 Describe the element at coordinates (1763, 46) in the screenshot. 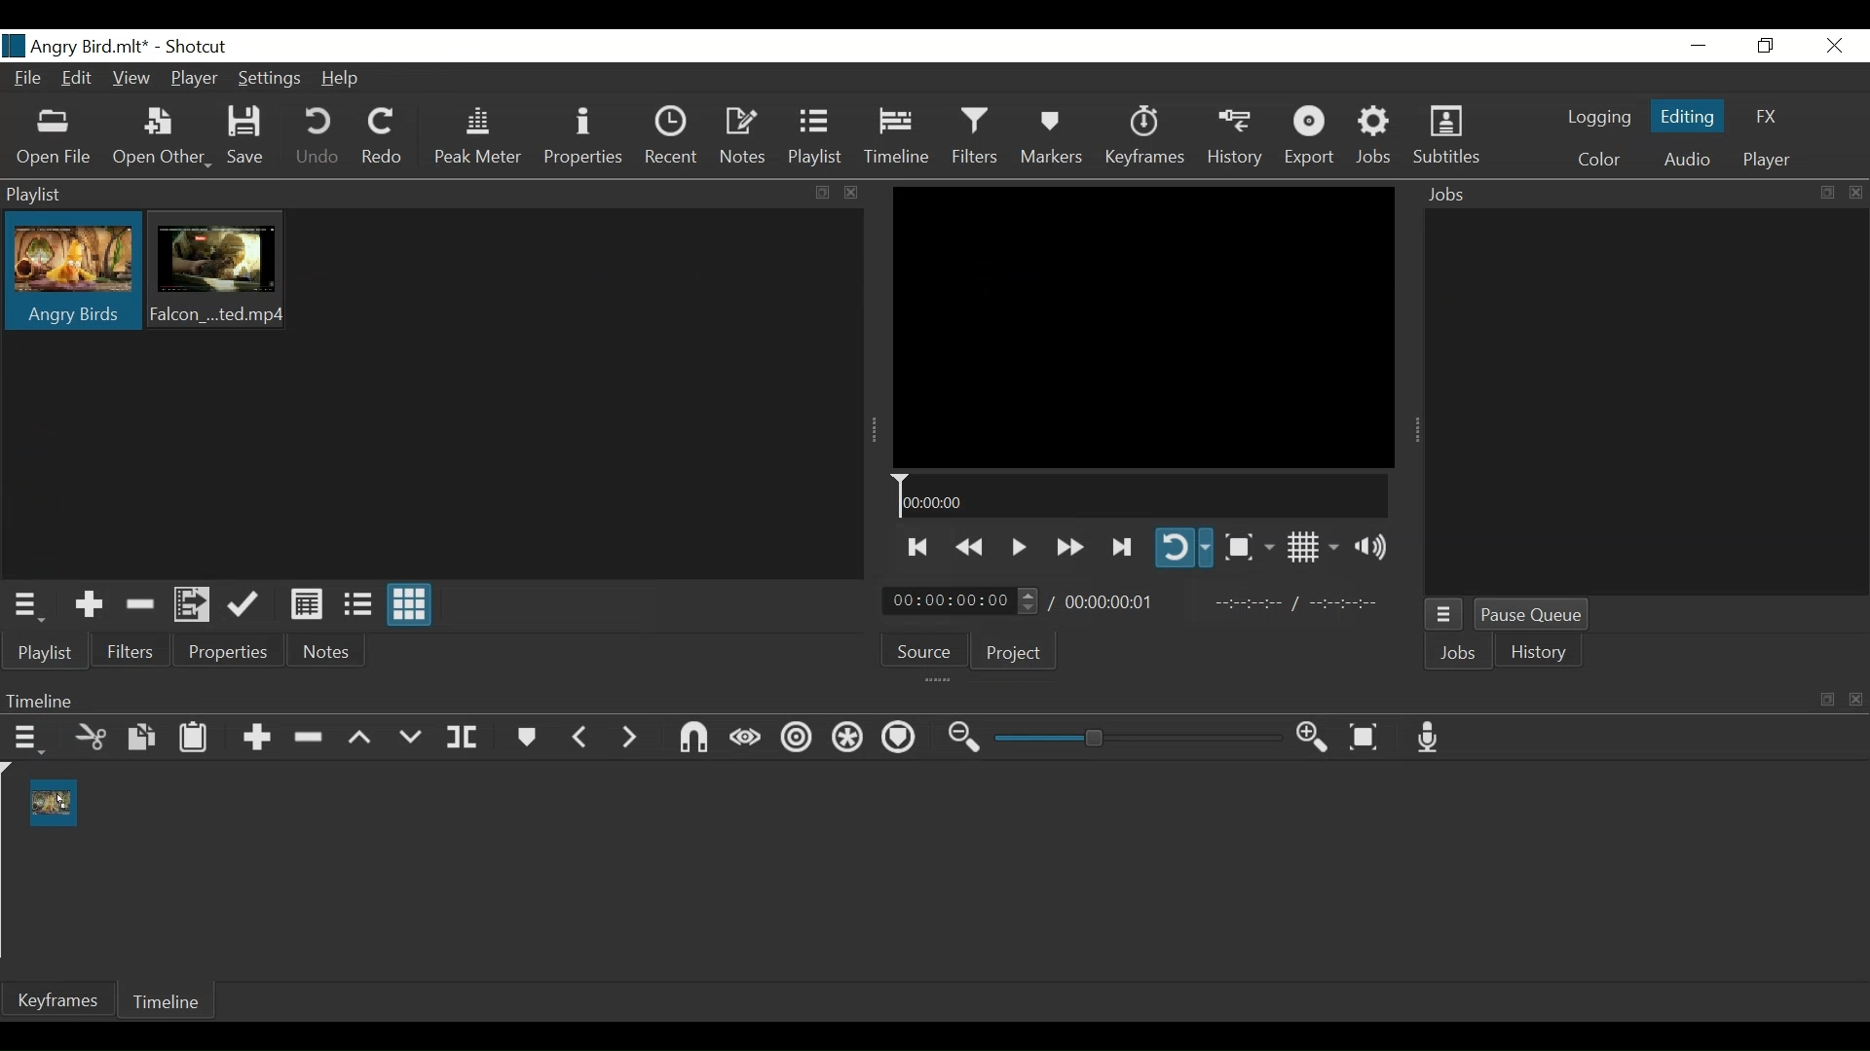

I see `Restore` at that location.